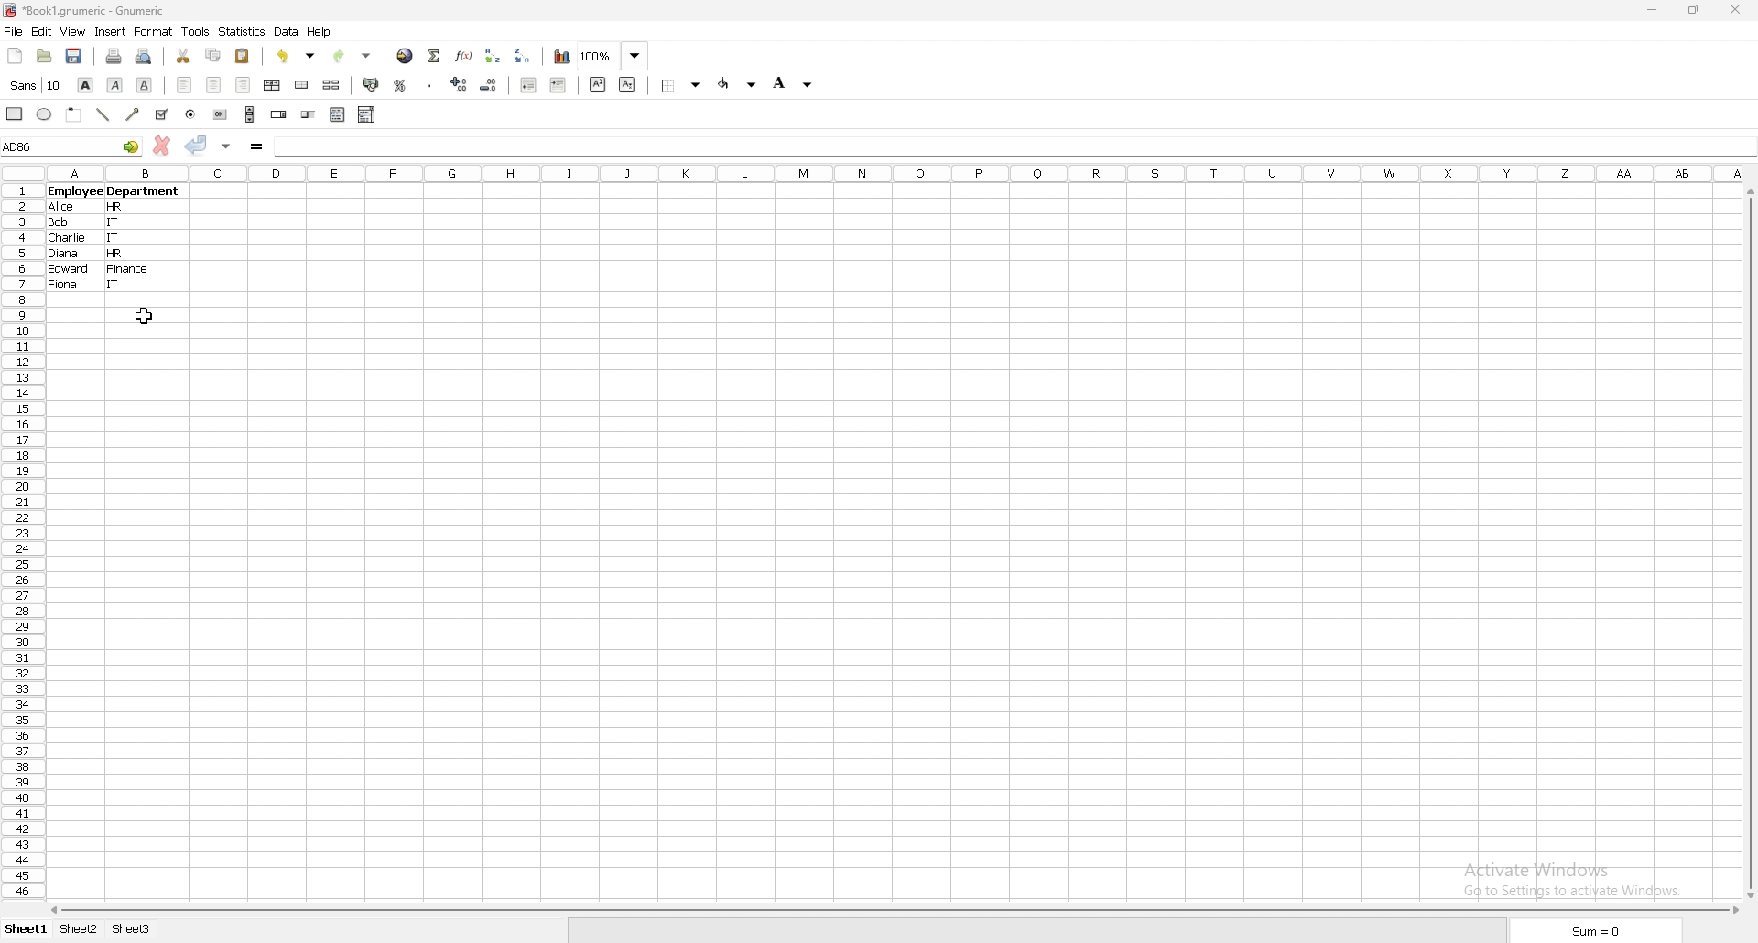  I want to click on split merged cells, so click(332, 84).